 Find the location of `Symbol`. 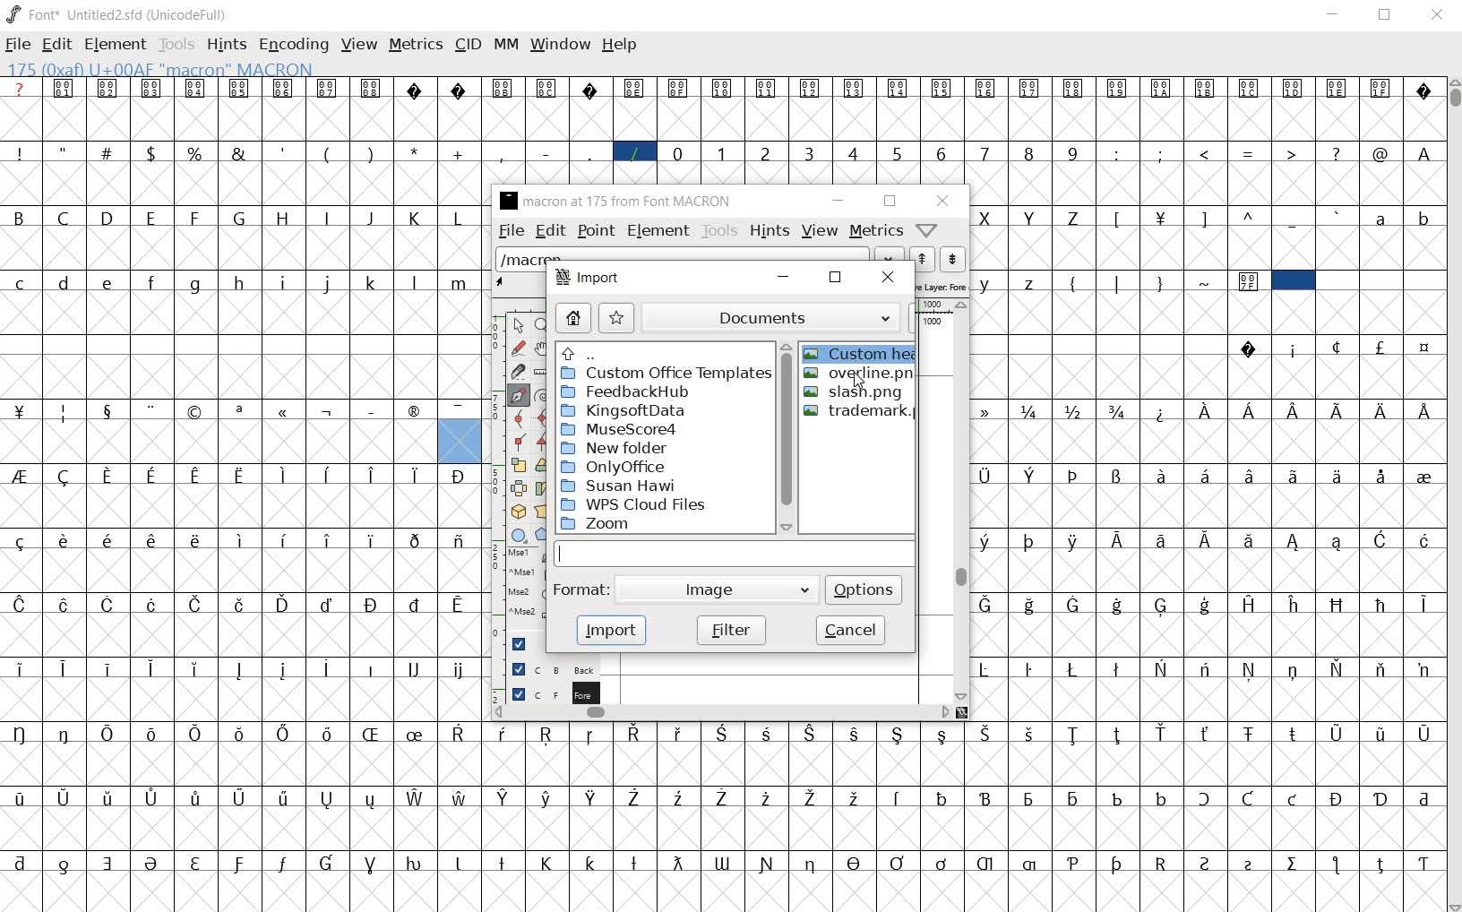

Symbol is located at coordinates (21, 603).